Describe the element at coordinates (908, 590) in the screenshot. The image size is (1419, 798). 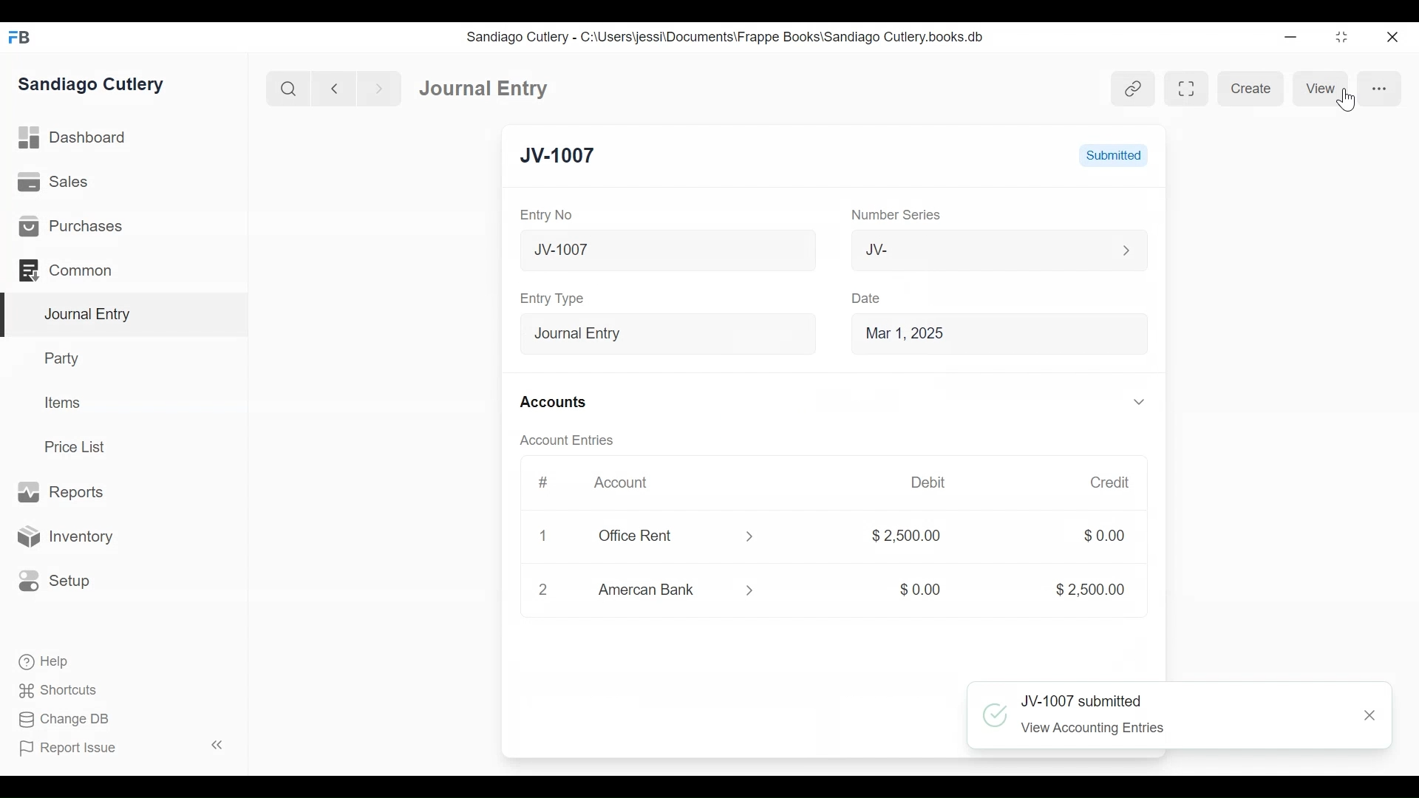
I see `$0.00` at that location.